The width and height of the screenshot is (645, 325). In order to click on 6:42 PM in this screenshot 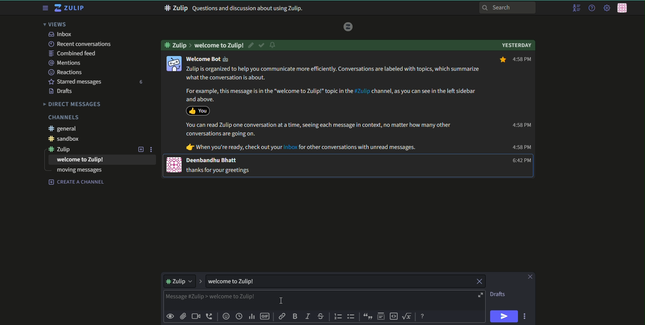, I will do `click(519, 161)`.